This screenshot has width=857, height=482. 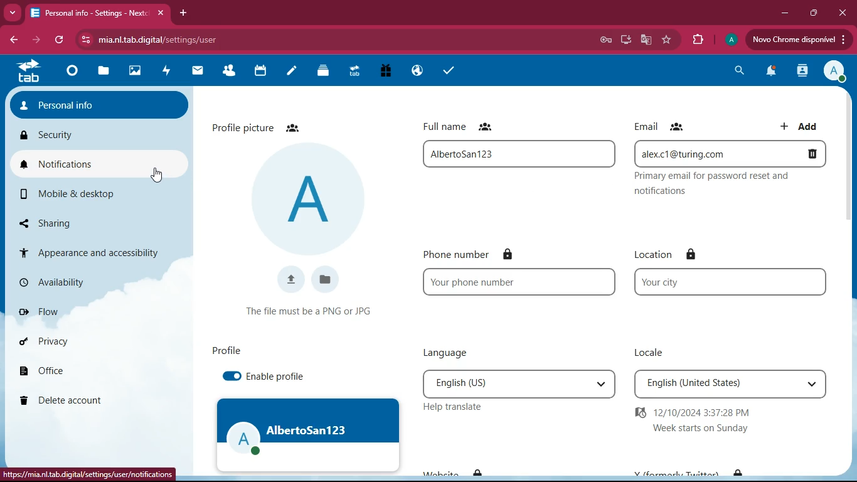 I want to click on language, so click(x=468, y=351).